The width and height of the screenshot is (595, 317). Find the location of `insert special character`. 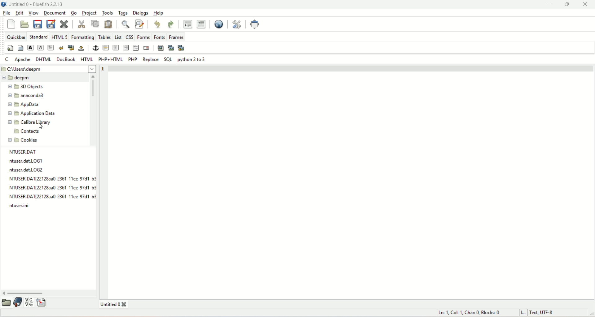

insert special character is located at coordinates (29, 302).